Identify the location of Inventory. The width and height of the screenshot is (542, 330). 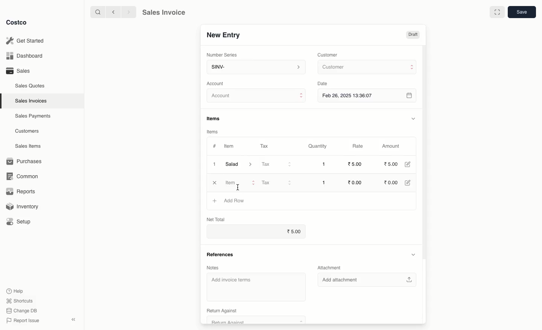
(24, 206).